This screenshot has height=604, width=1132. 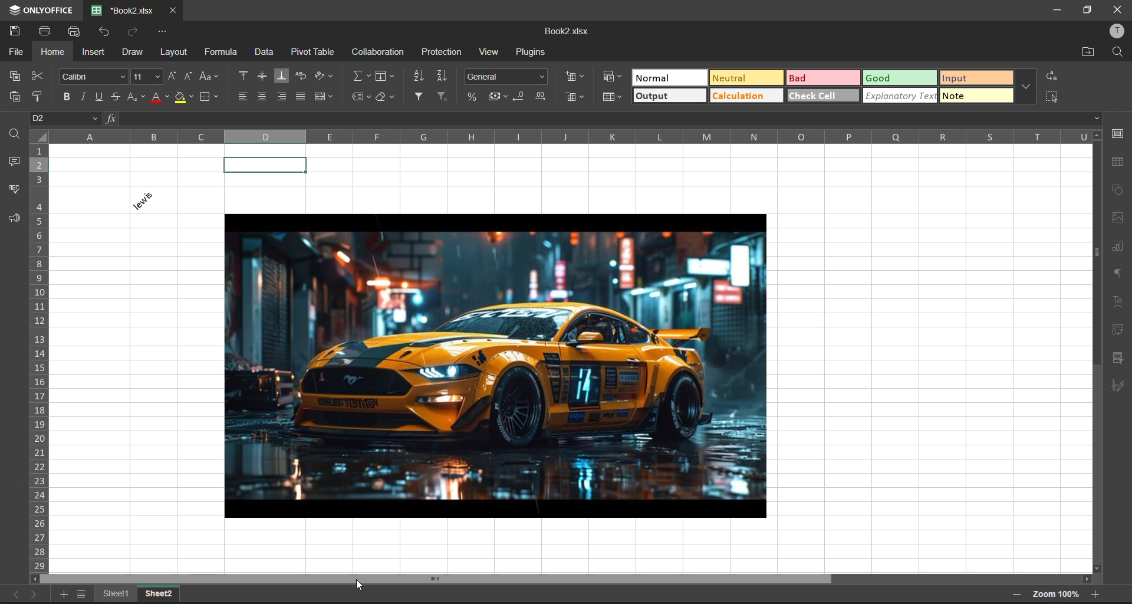 I want to click on normal, so click(x=670, y=78).